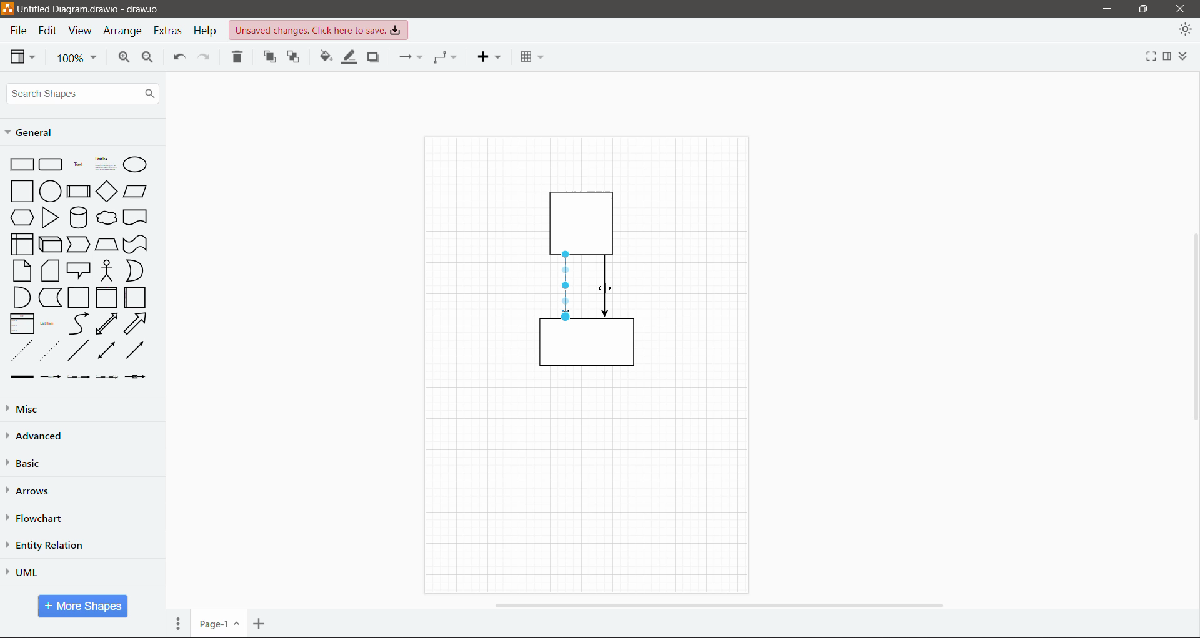  What do you see at coordinates (717, 605) in the screenshot?
I see `Horizontal Scroll Bar` at bounding box center [717, 605].